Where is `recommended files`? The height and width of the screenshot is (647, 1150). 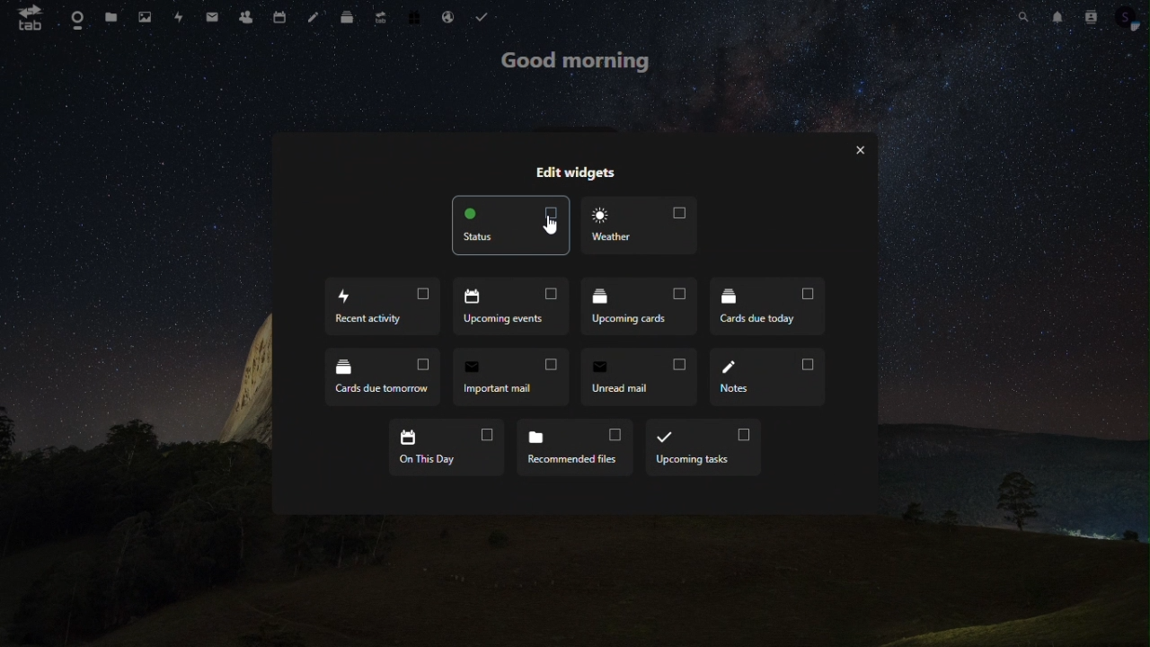 recommended files is located at coordinates (579, 448).